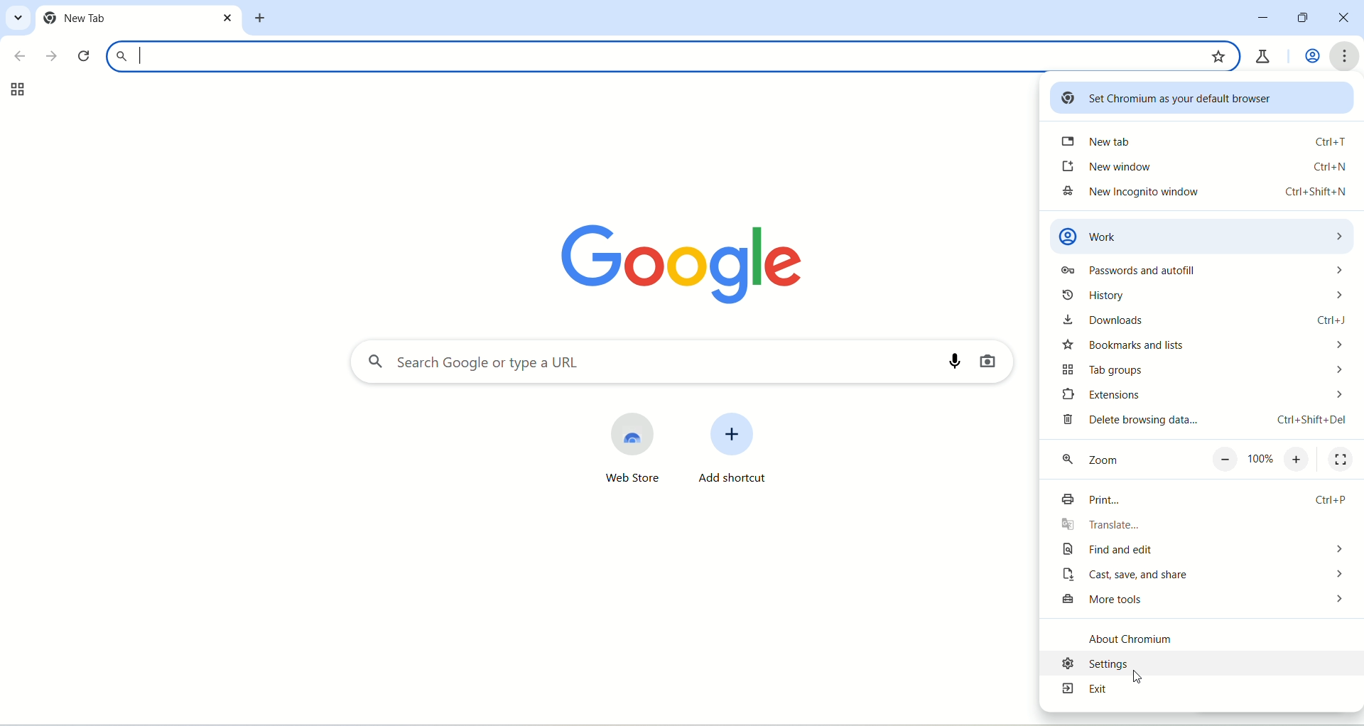  I want to click on tab group, so click(1200, 374).